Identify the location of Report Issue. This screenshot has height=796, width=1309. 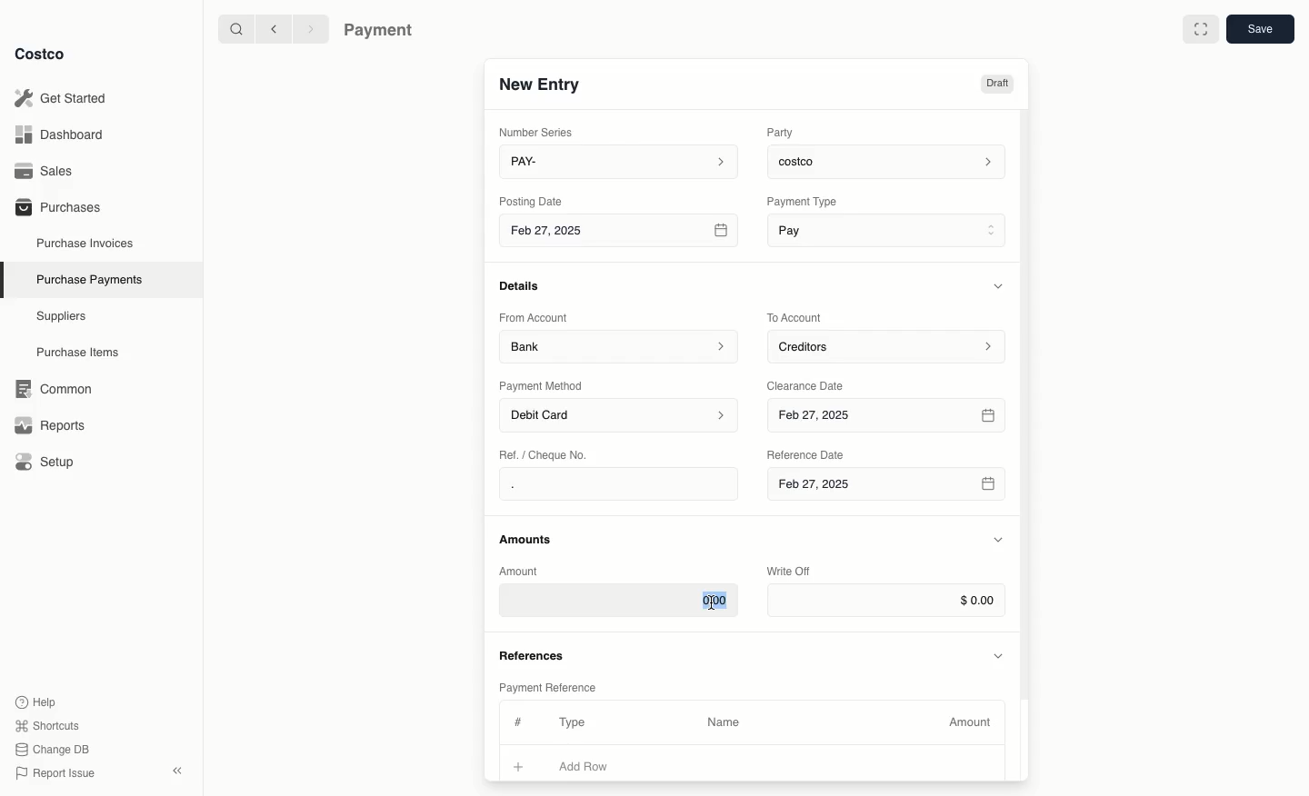
(55, 774).